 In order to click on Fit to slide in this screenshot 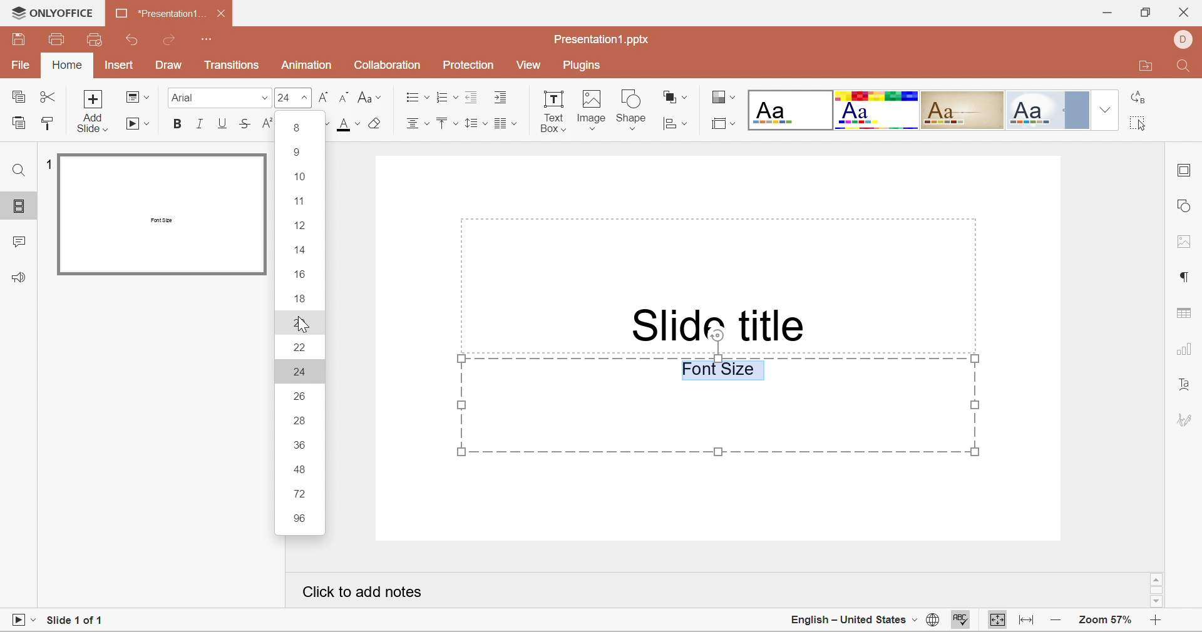, I will do `click(998, 621)`.